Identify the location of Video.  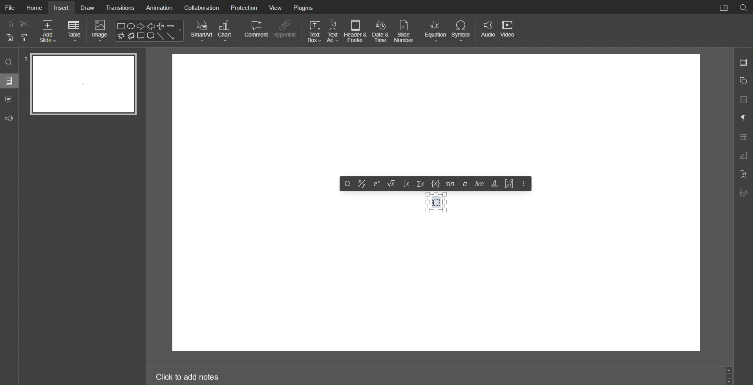
(510, 31).